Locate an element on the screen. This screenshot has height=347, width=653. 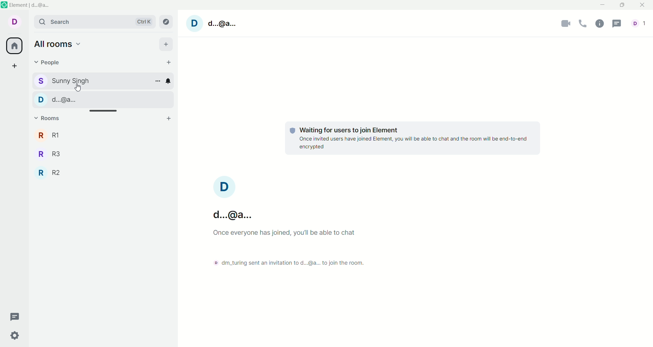
account is located at coordinates (14, 21).